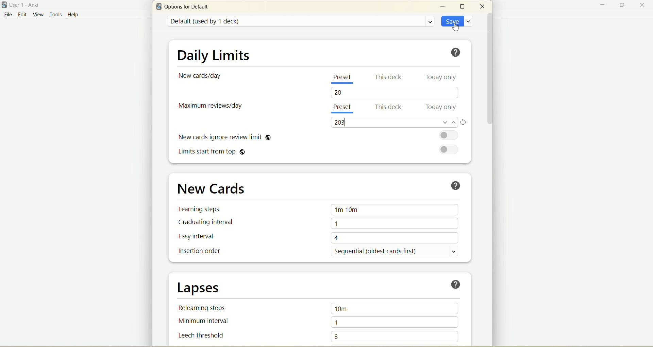 This screenshot has width=653, height=347. Describe the element at coordinates (28, 5) in the screenshot. I see `User1-Anki` at that location.